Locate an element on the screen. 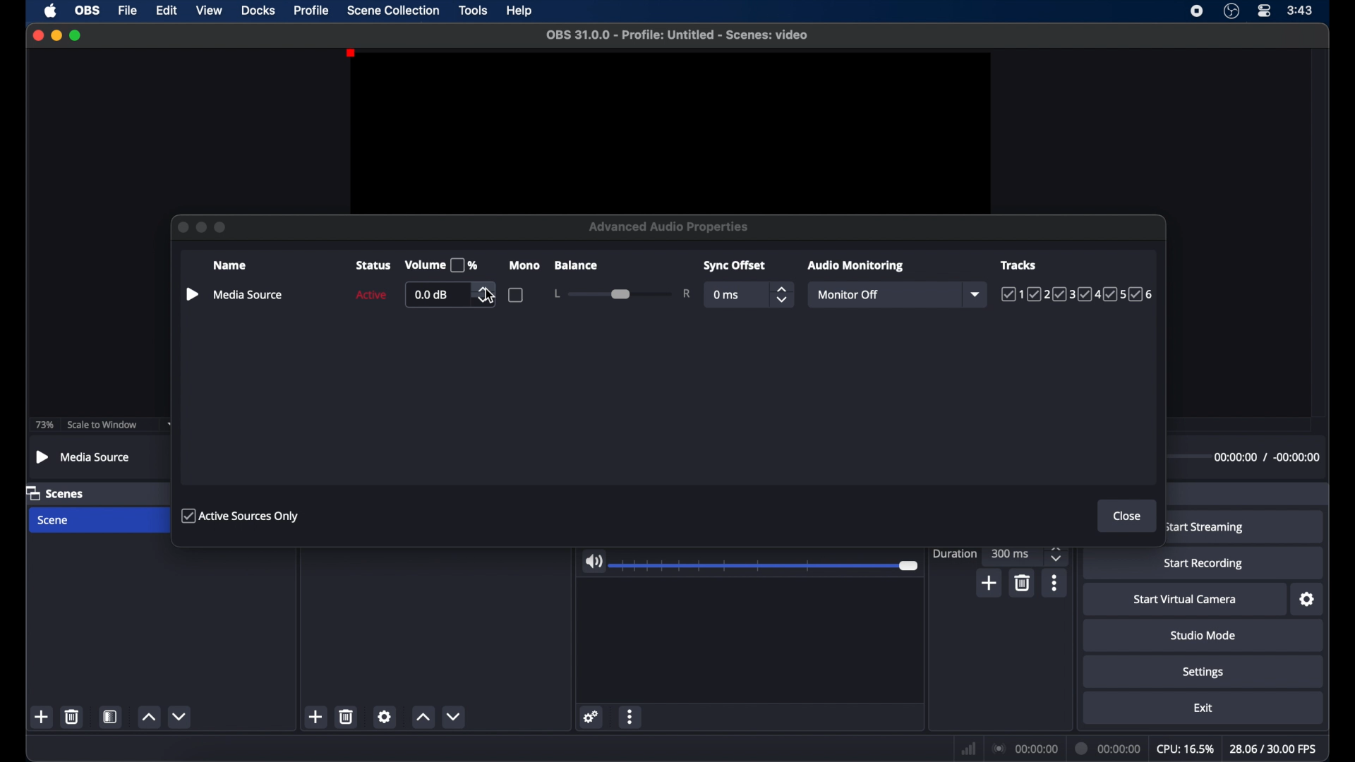  scenes is located at coordinates (55, 492).